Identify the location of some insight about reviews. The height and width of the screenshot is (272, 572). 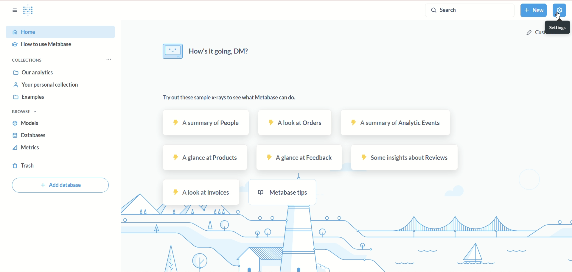
(404, 157).